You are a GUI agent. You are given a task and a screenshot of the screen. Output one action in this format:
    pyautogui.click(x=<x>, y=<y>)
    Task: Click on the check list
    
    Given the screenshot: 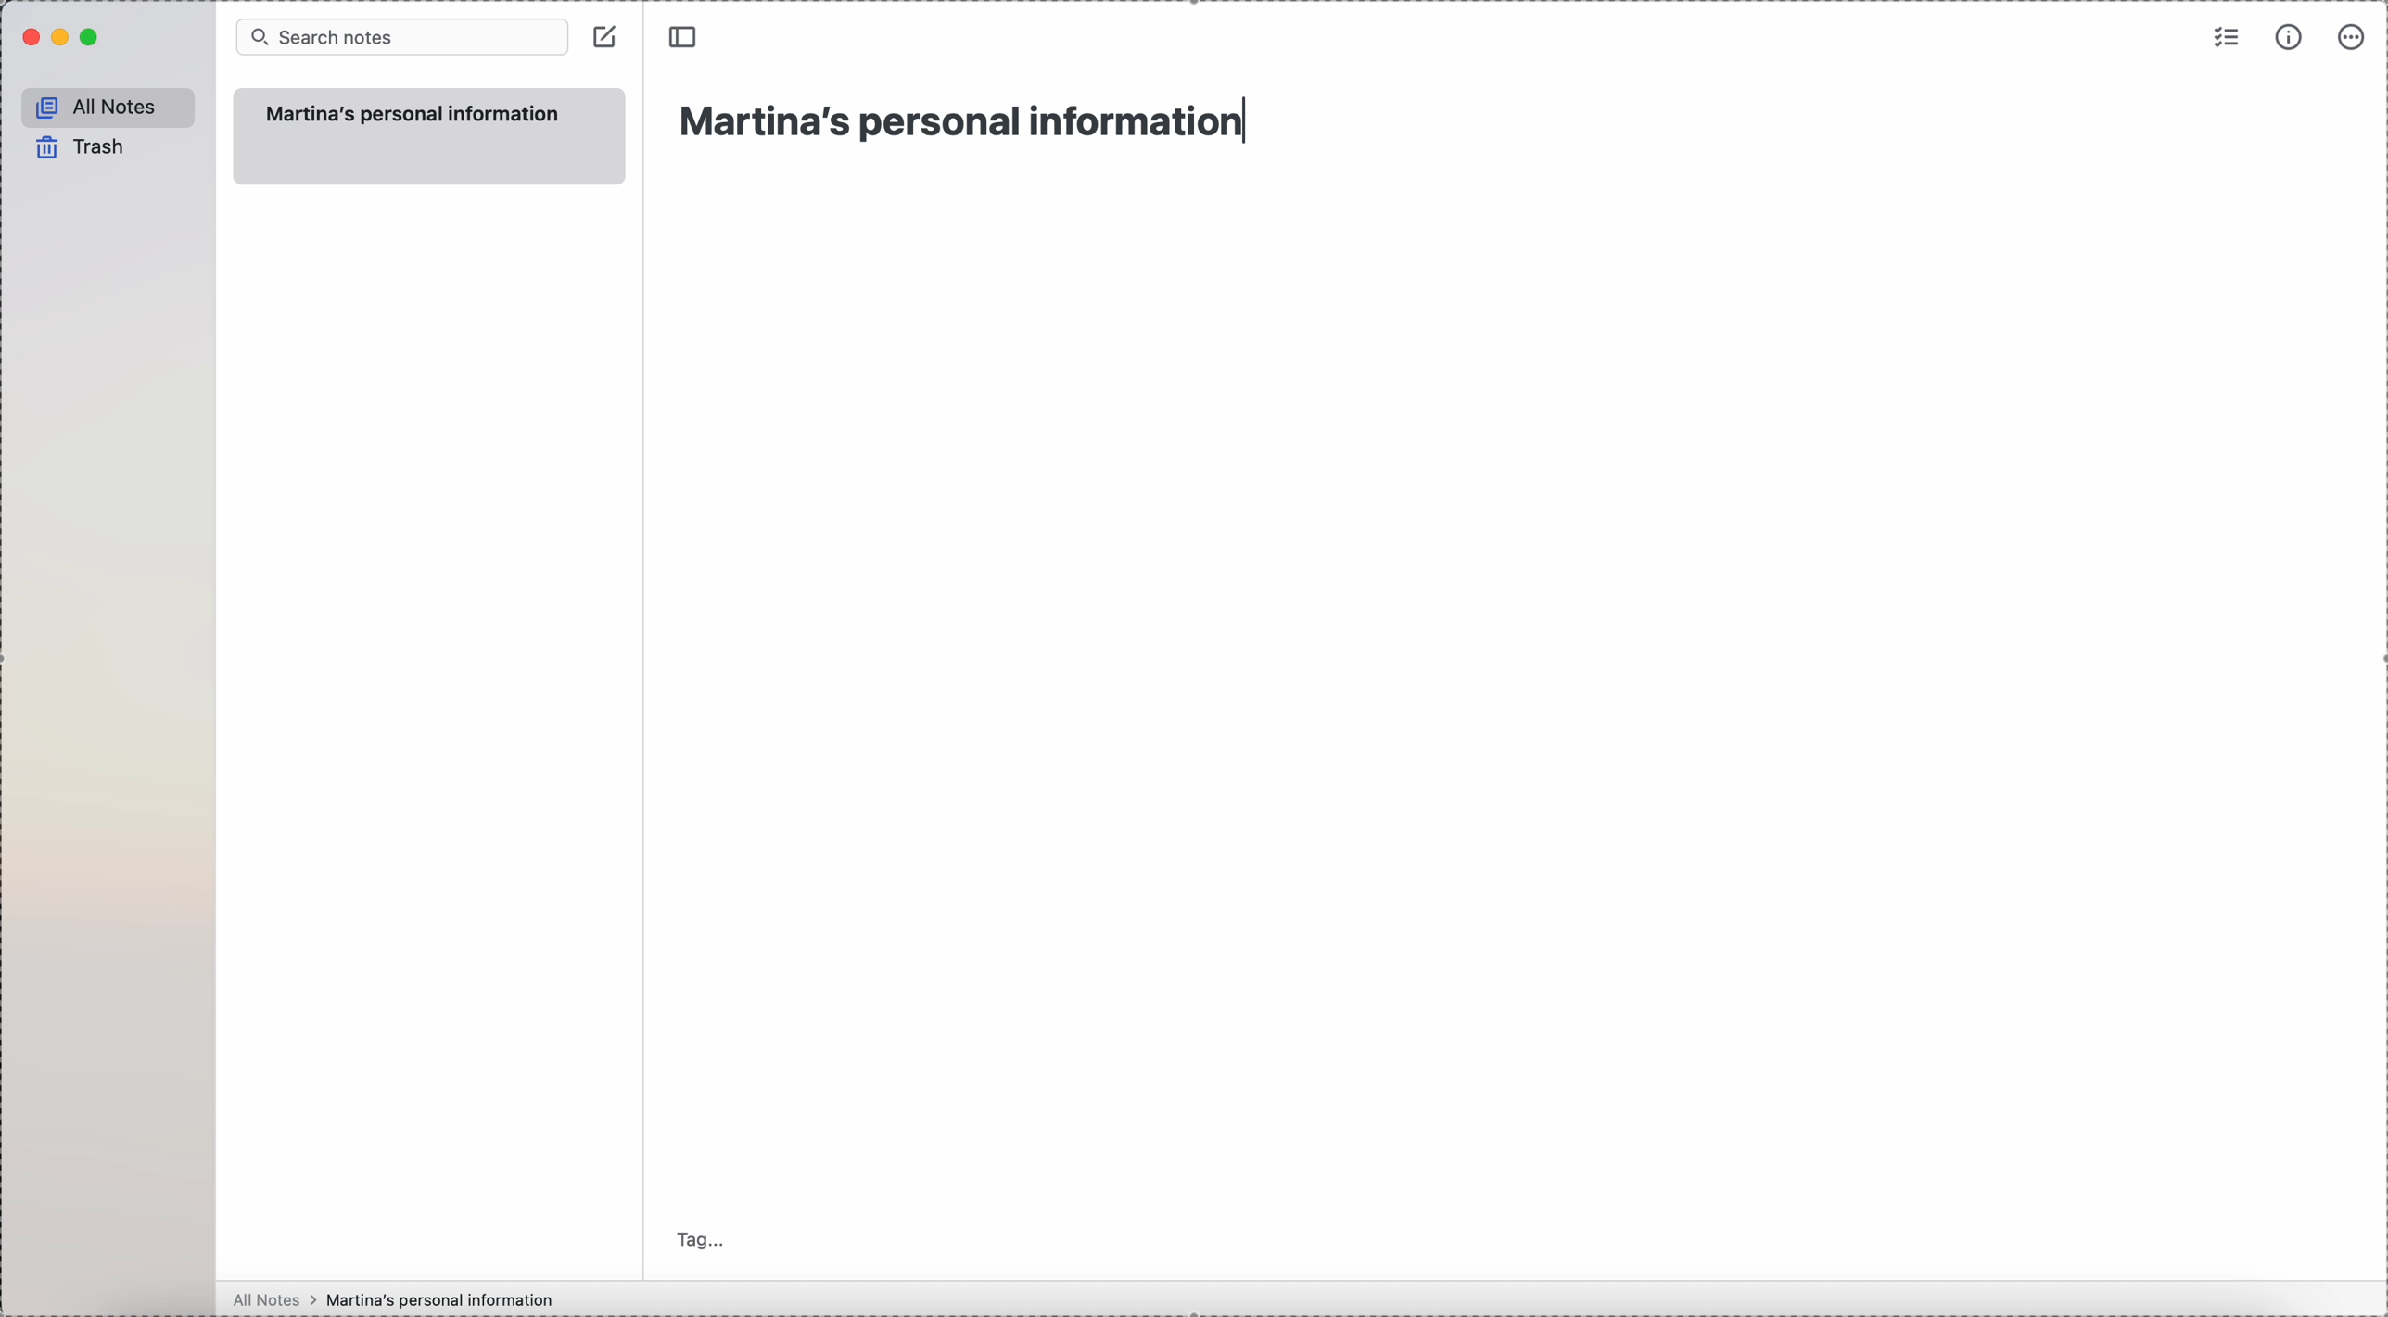 What is the action you would take?
    pyautogui.click(x=2224, y=40)
    